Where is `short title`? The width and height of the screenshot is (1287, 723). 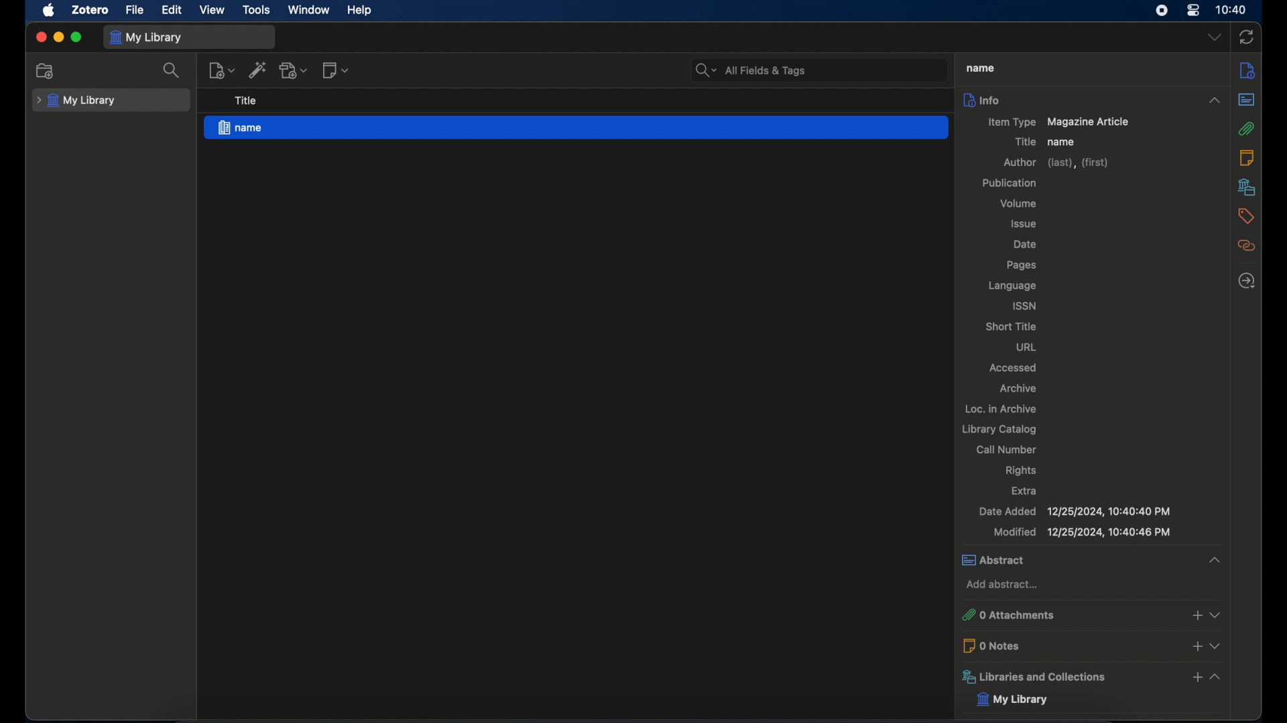
short title is located at coordinates (1010, 327).